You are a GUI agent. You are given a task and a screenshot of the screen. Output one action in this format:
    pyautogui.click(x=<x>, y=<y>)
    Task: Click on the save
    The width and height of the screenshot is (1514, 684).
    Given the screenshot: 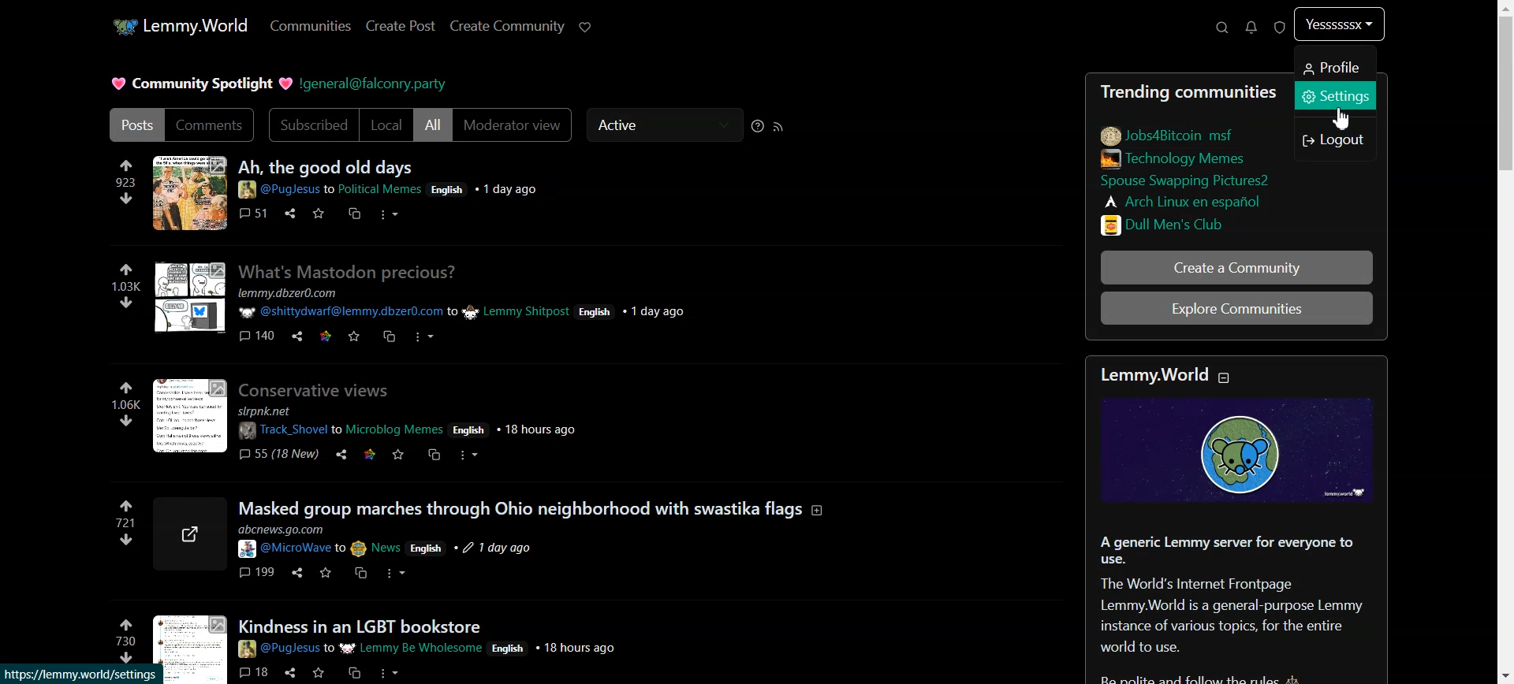 What is the action you would take?
    pyautogui.click(x=319, y=672)
    